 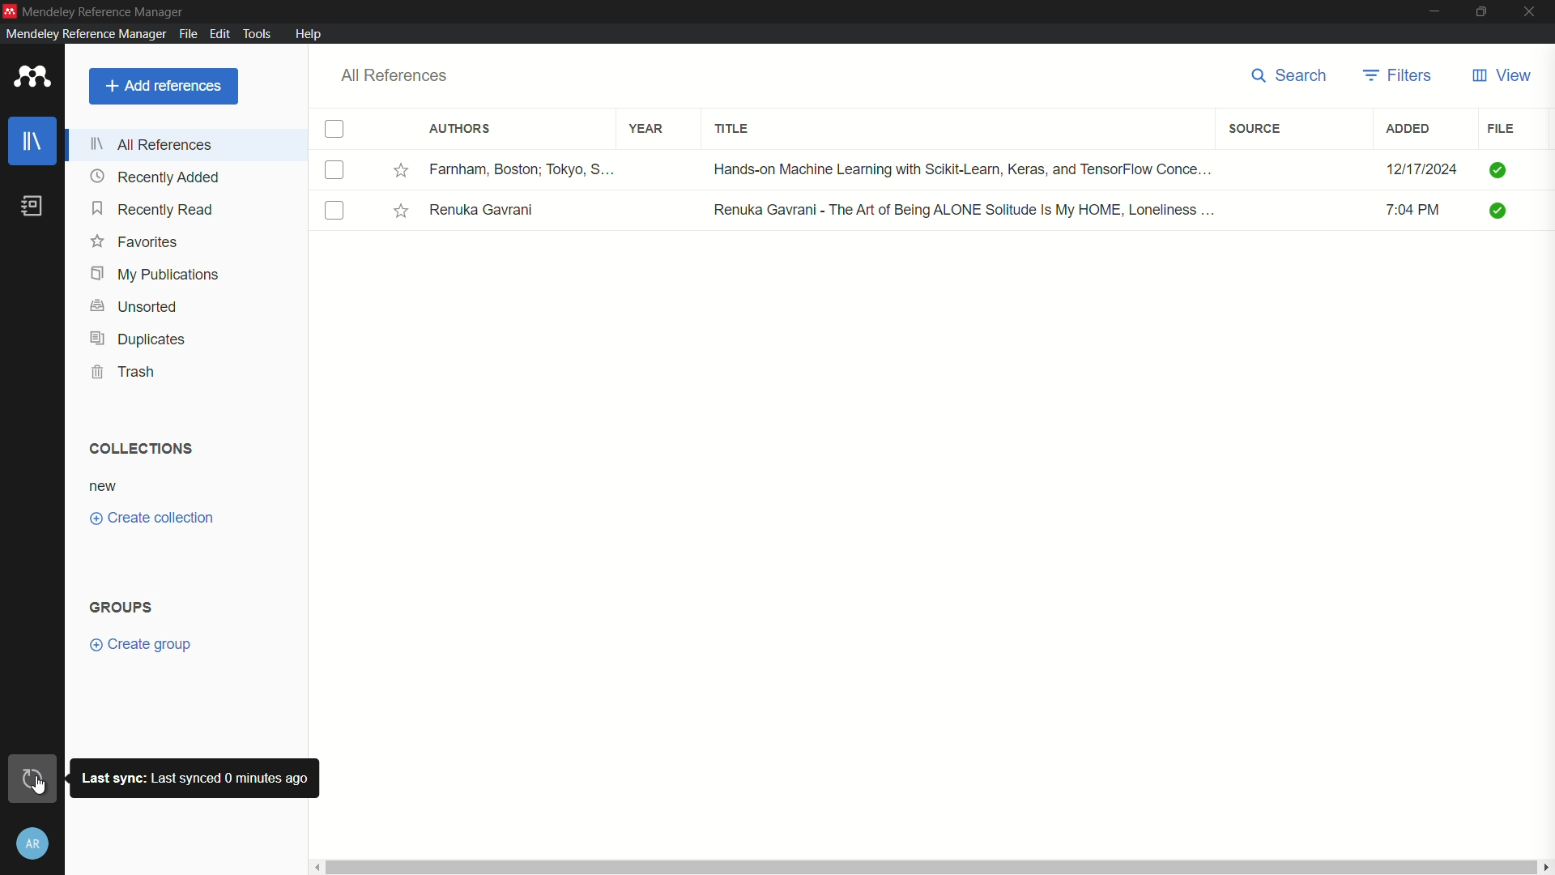 I want to click on Renuka Gavrani, so click(x=965, y=211).